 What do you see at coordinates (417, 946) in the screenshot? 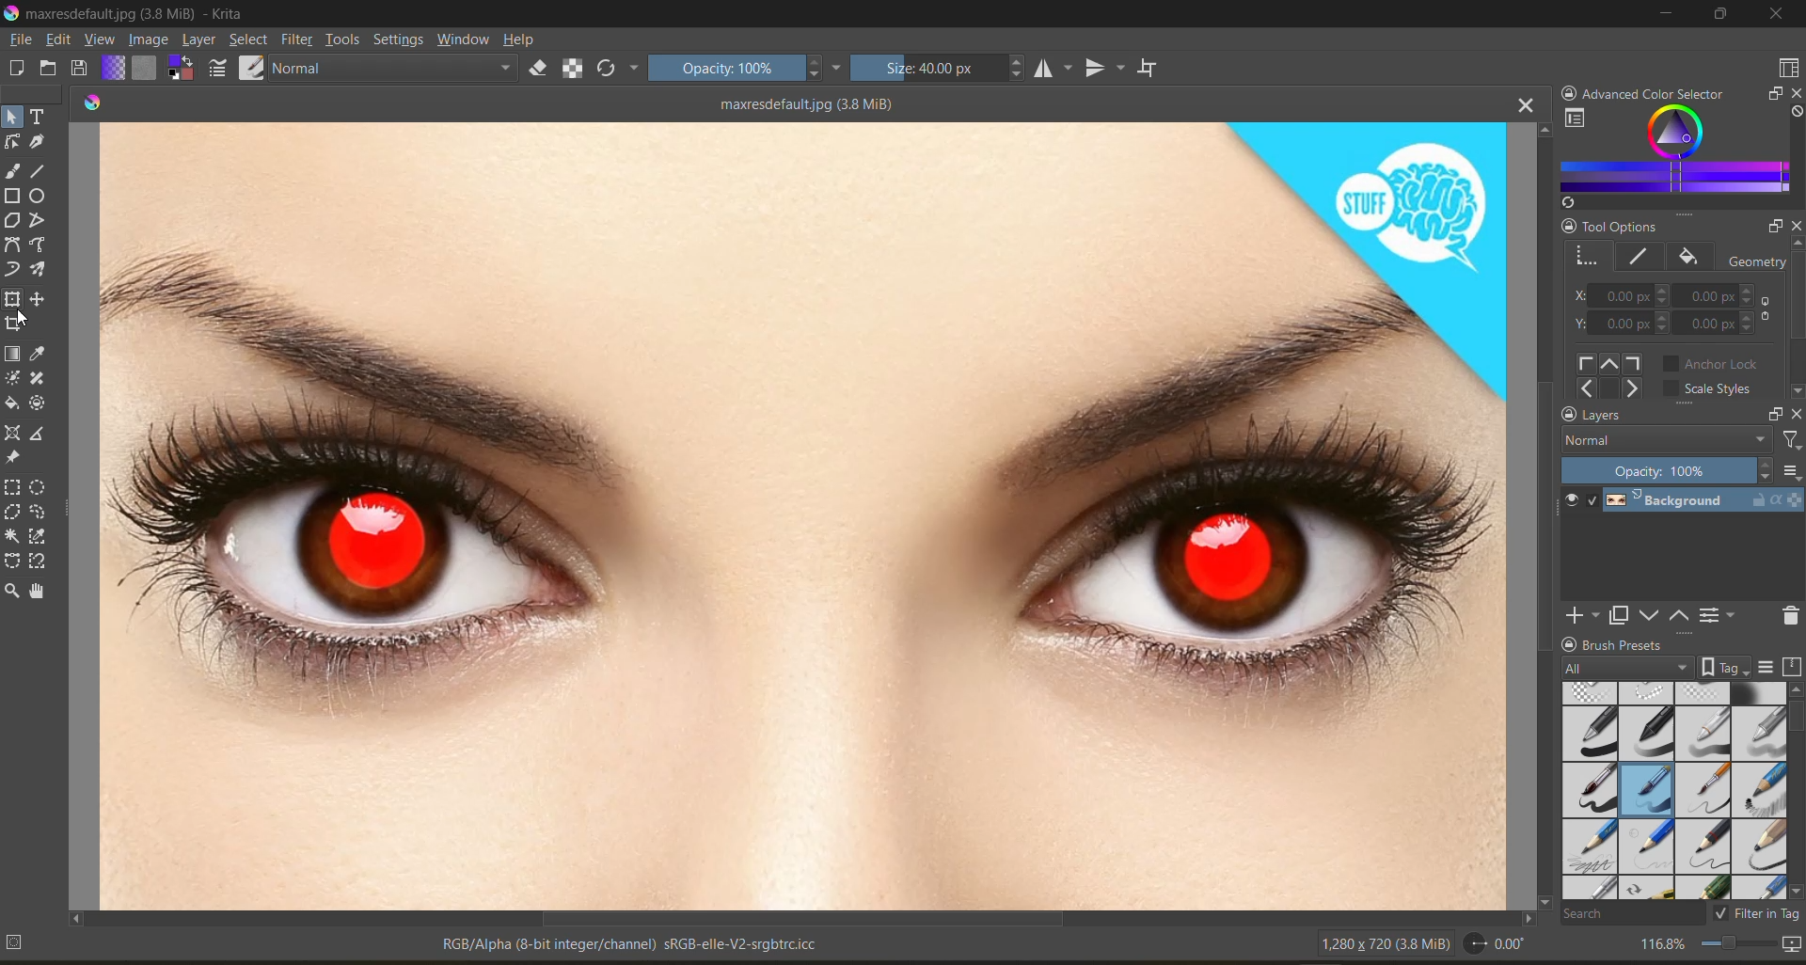
I see `metadata` at bounding box center [417, 946].